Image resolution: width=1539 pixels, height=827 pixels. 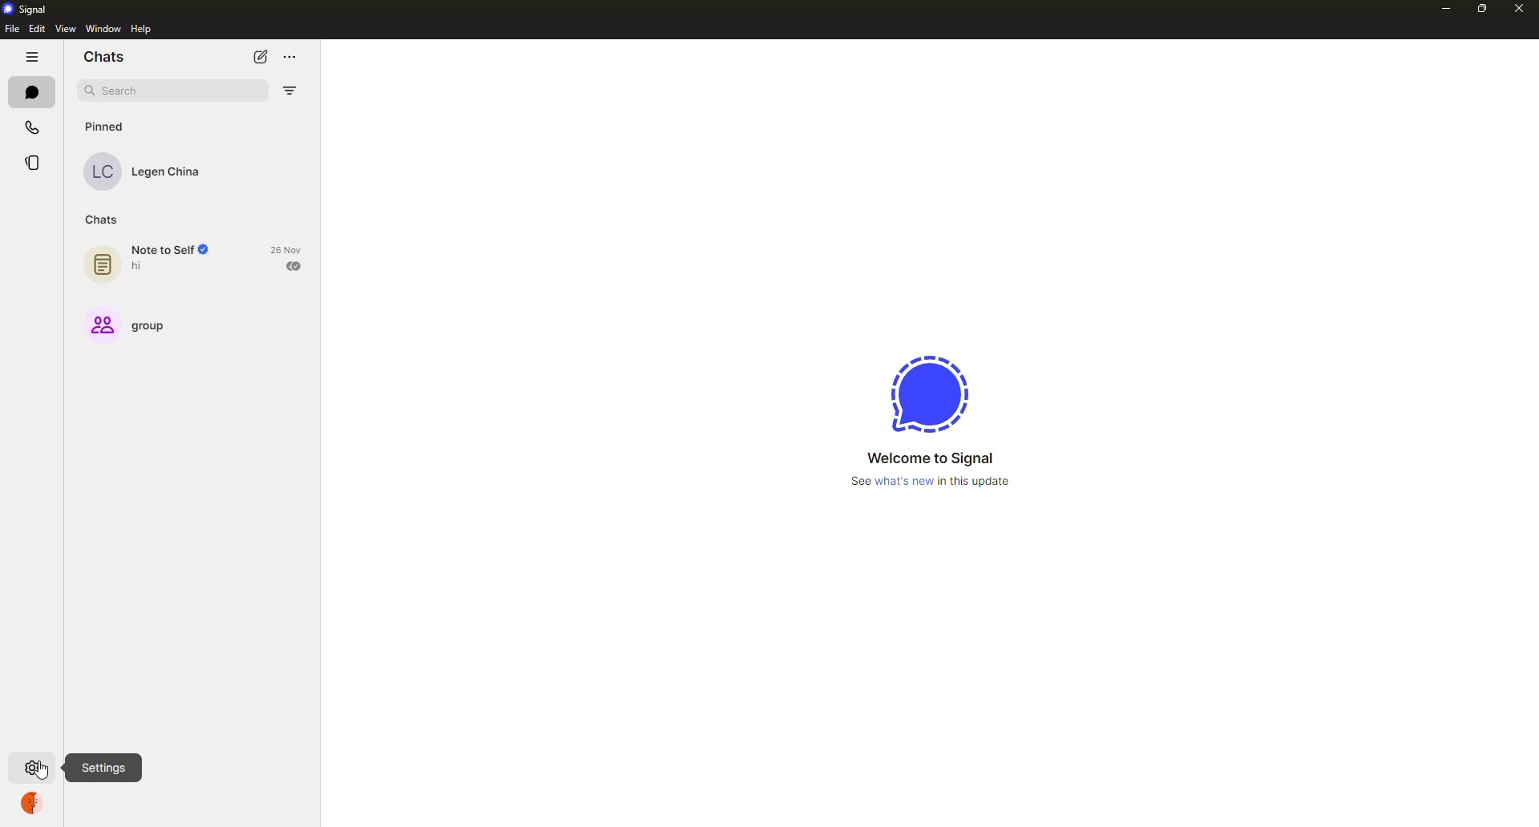 What do you see at coordinates (294, 266) in the screenshot?
I see `sent` at bounding box center [294, 266].